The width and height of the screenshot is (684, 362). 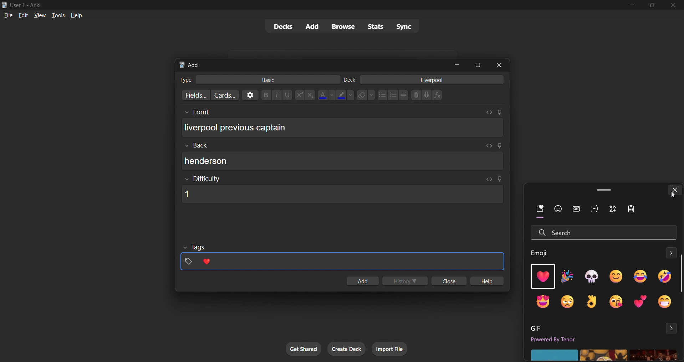 I want to click on icon, so click(x=594, y=209).